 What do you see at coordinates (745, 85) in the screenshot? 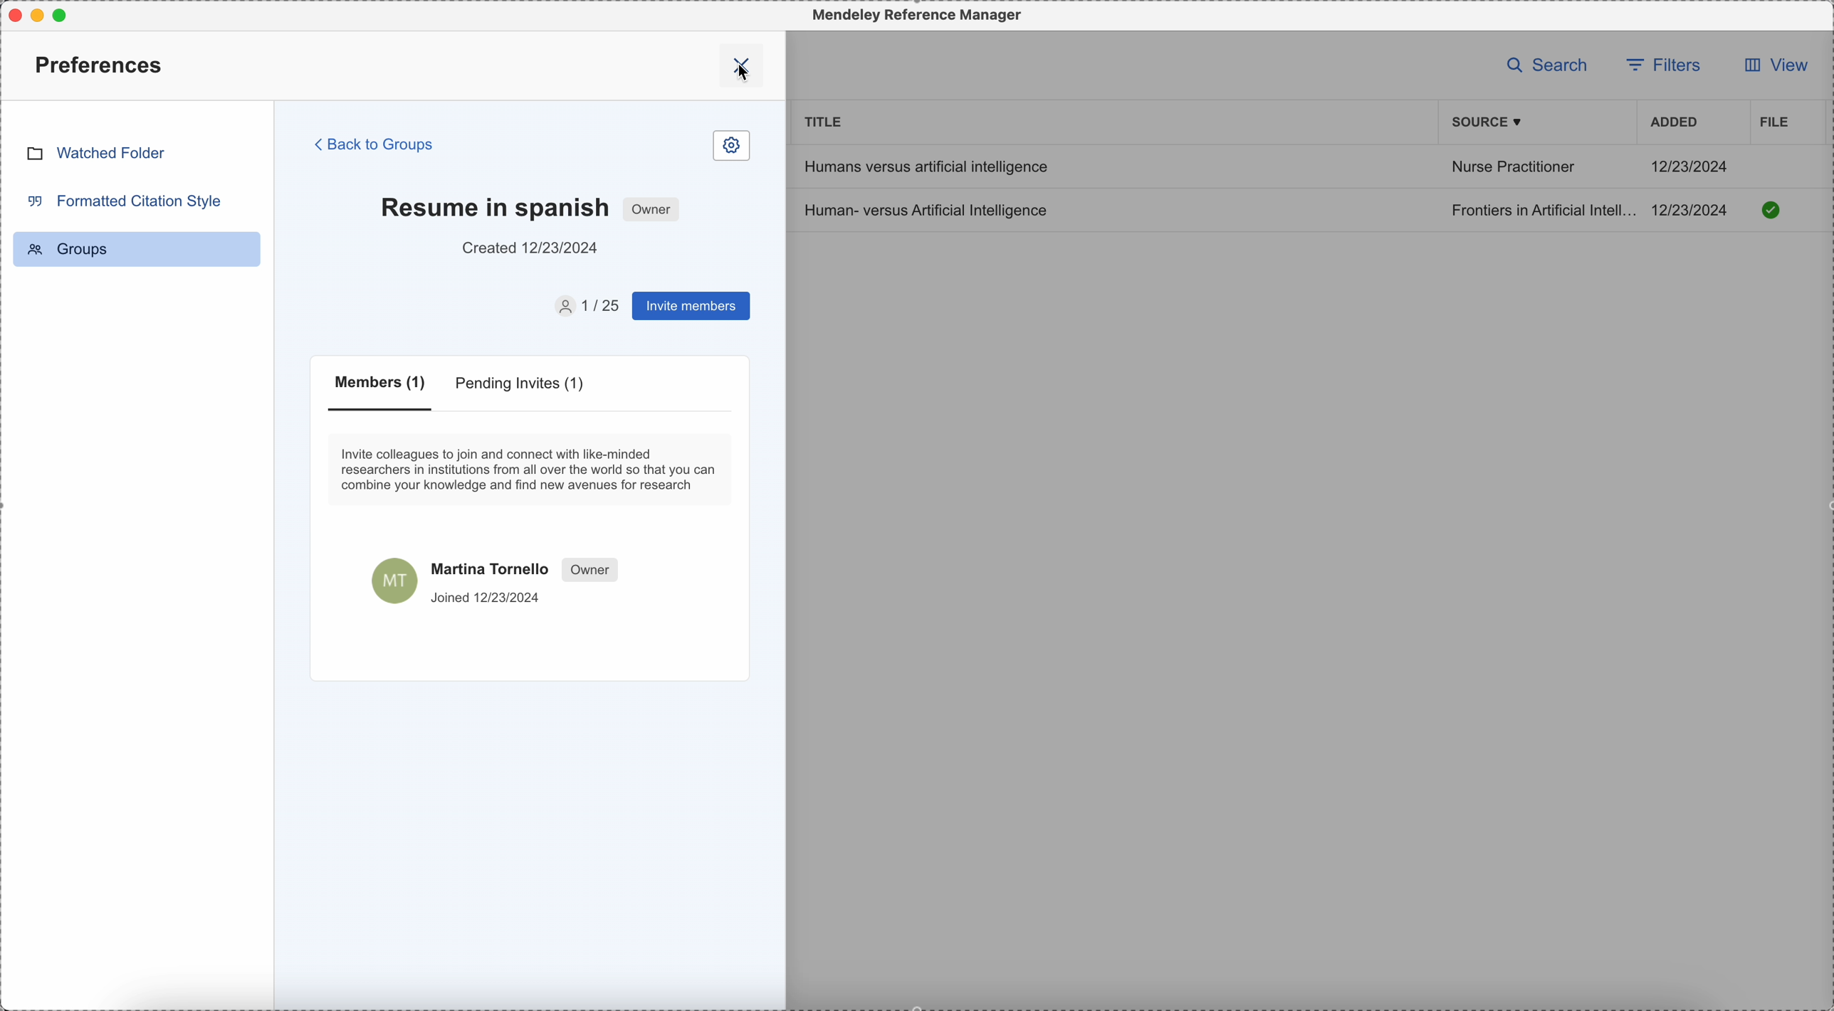
I see `Cursor` at bounding box center [745, 85].